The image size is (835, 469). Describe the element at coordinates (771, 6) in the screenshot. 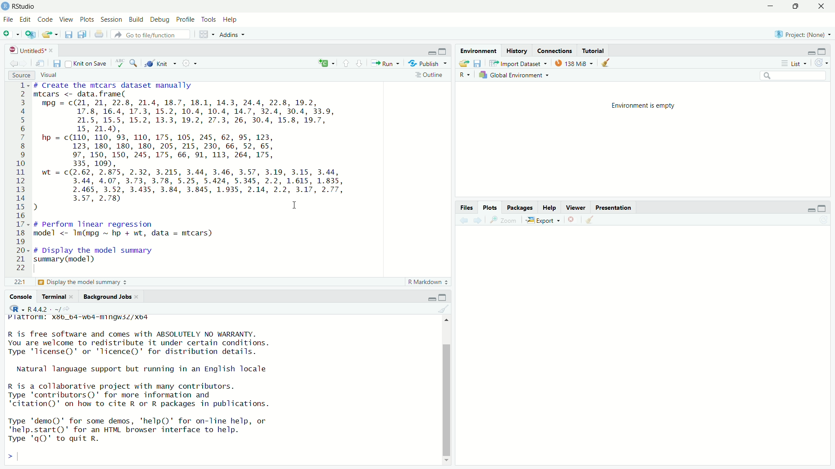

I see `minimize` at that location.